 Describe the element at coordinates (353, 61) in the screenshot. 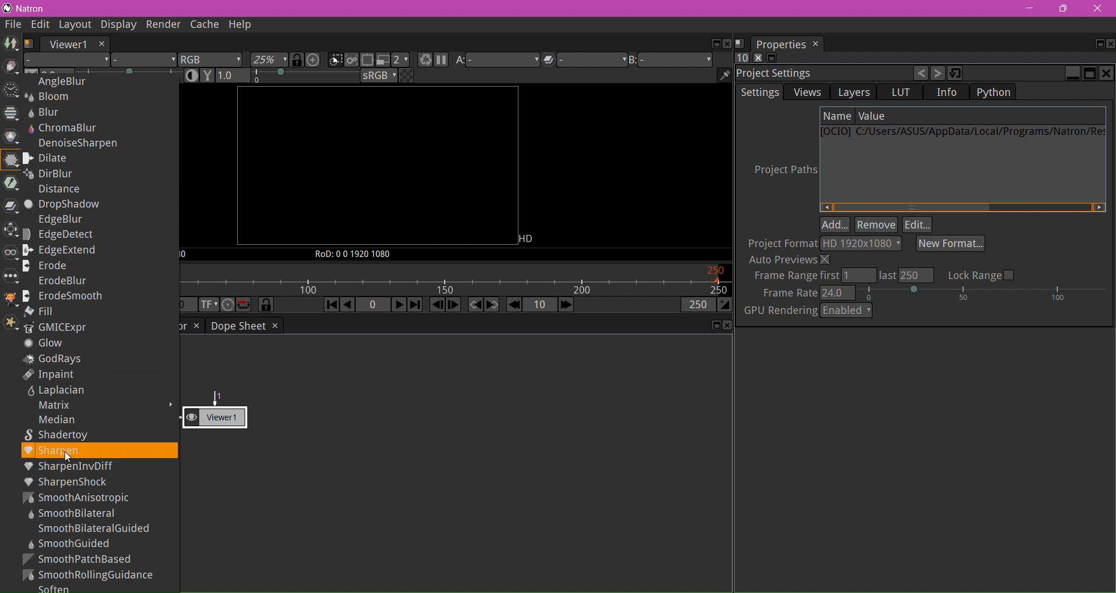

I see `When checked, the viewer will render the image in its entirety and not just the visibe portion` at that location.